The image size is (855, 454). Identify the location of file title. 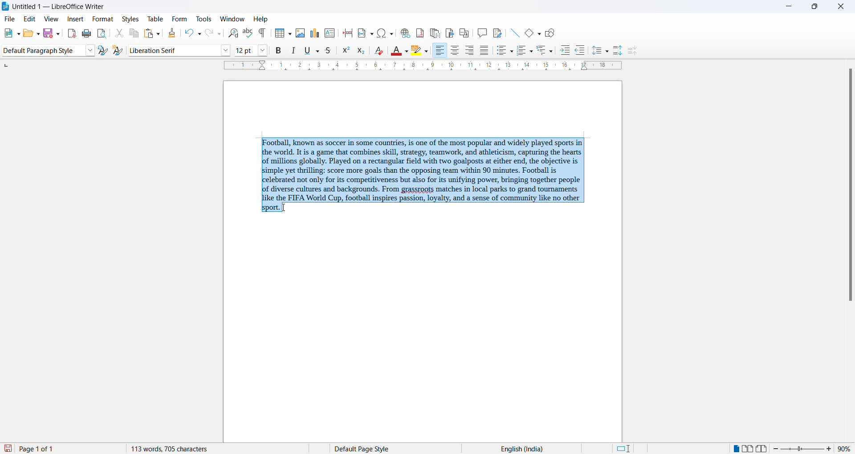
(57, 7).